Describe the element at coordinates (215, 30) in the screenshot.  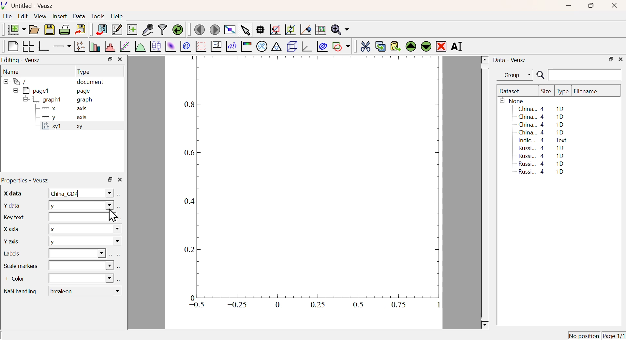
I see `Move to next page` at that location.